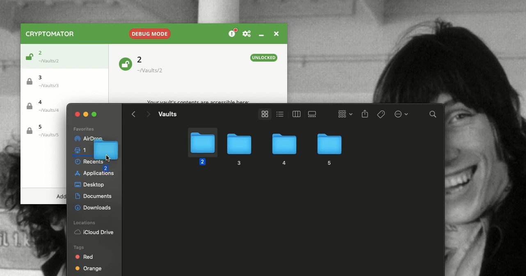 The width and height of the screenshot is (526, 276). I want to click on Documents, so click(95, 196).